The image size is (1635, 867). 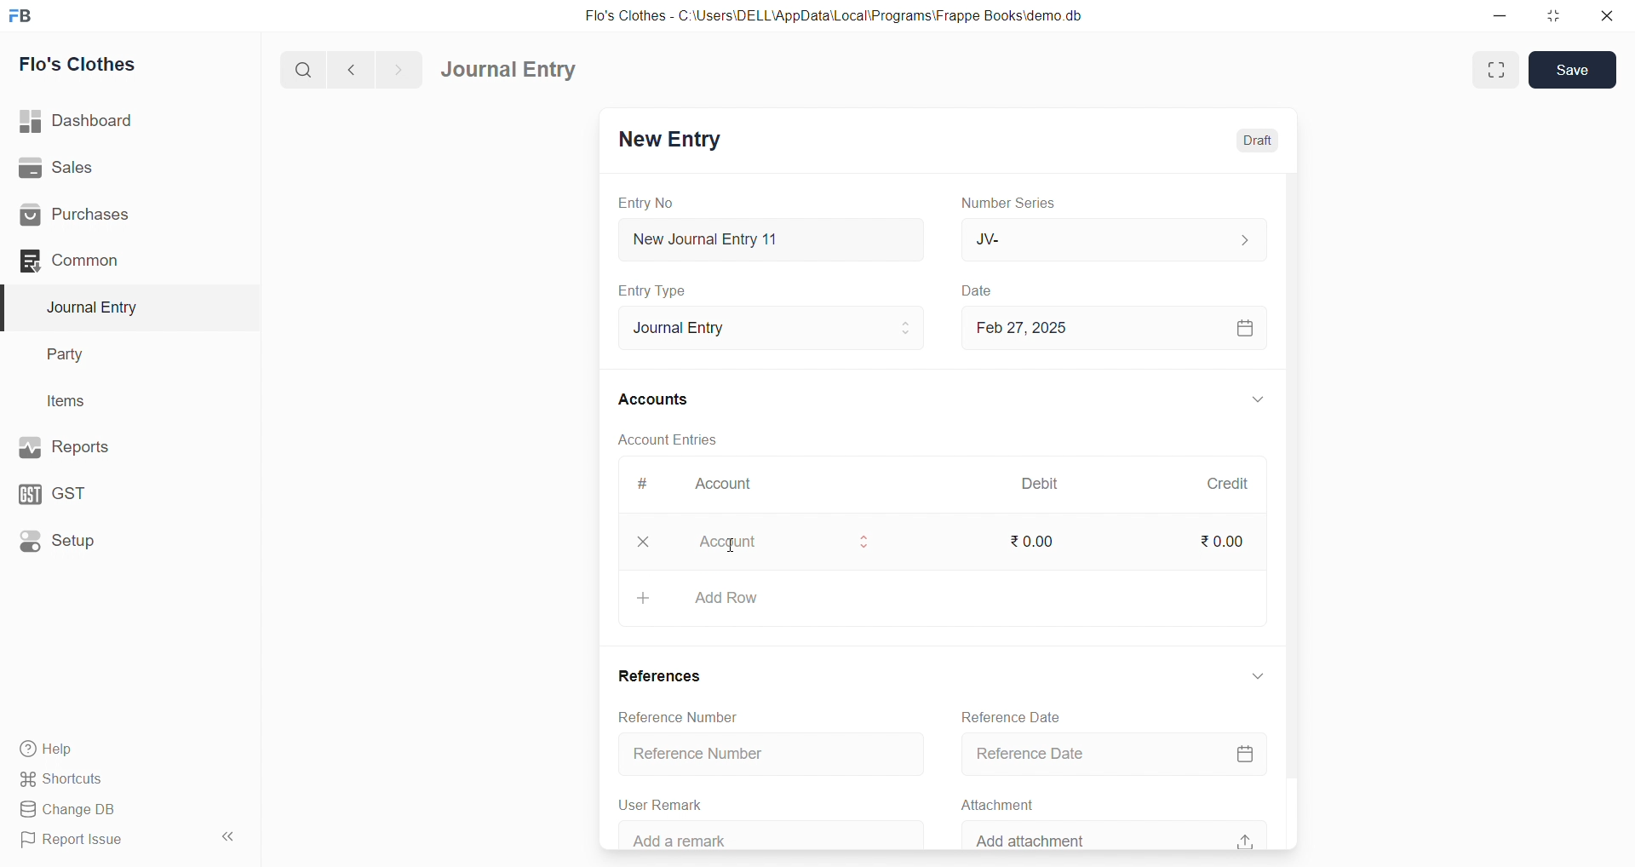 I want to click on Items, so click(x=72, y=400).